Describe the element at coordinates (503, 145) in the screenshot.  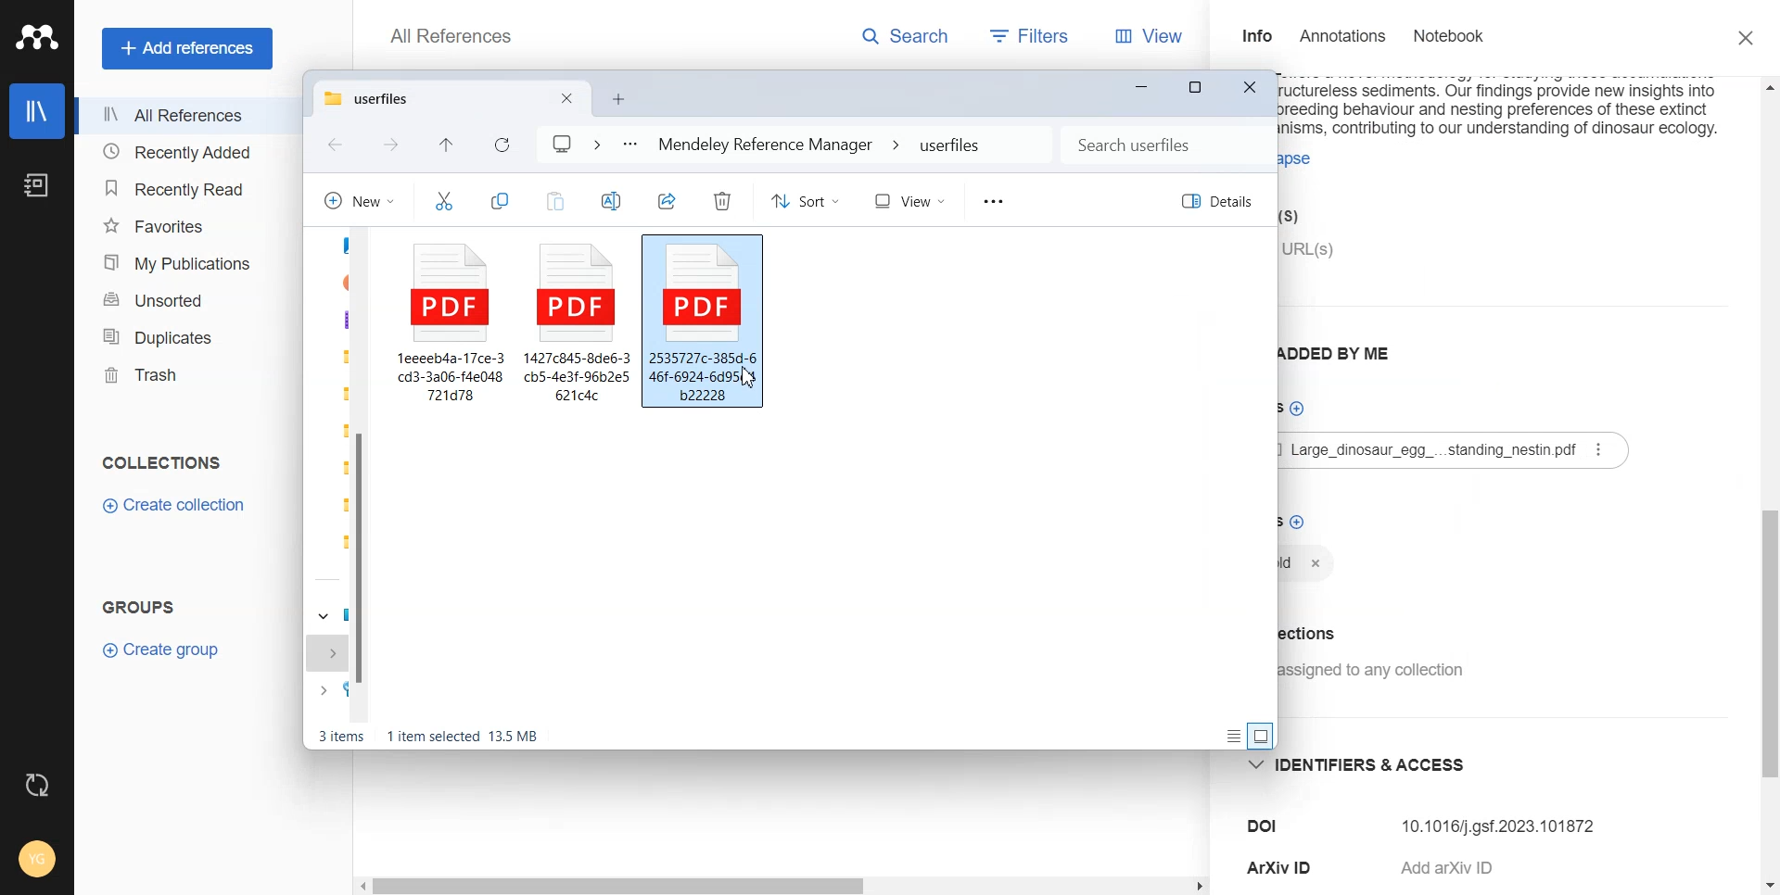
I see `Refresh` at that location.